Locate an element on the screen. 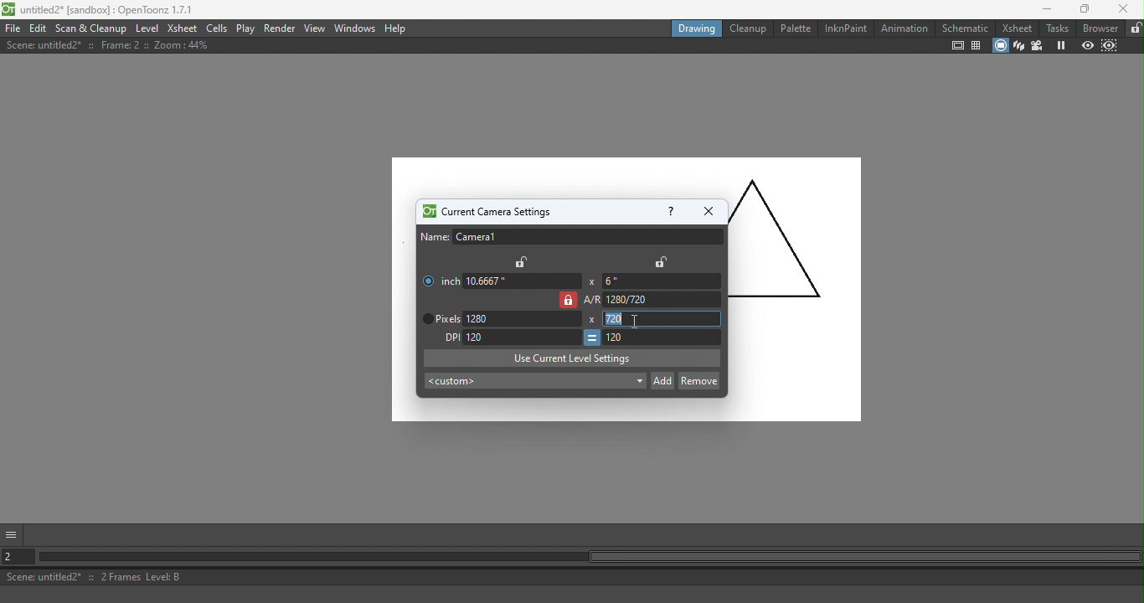 The image size is (1144, 603). Use current level settings is located at coordinates (572, 358).